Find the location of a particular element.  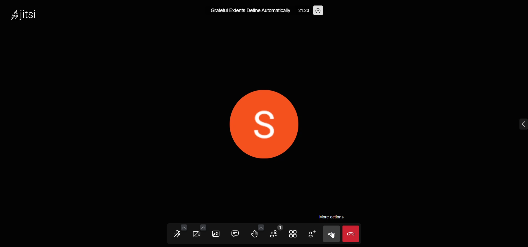

microphone is located at coordinates (176, 234).